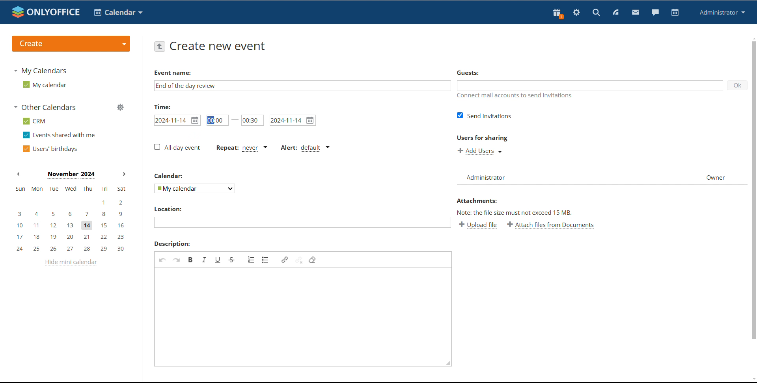 This screenshot has height=383, width=757. I want to click on select calendar, so click(195, 188).